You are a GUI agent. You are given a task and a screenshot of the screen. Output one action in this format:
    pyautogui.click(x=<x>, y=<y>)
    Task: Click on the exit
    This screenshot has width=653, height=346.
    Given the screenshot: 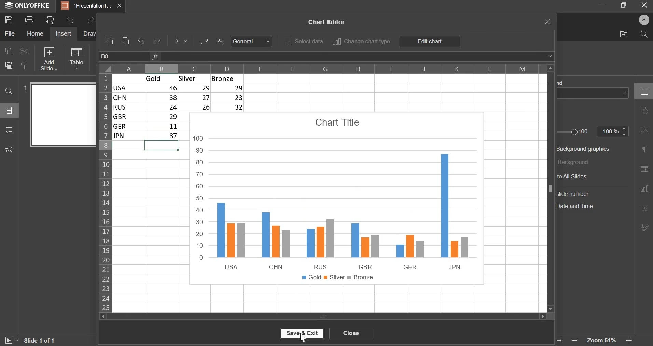 What is the action you would take?
    pyautogui.click(x=547, y=21)
    